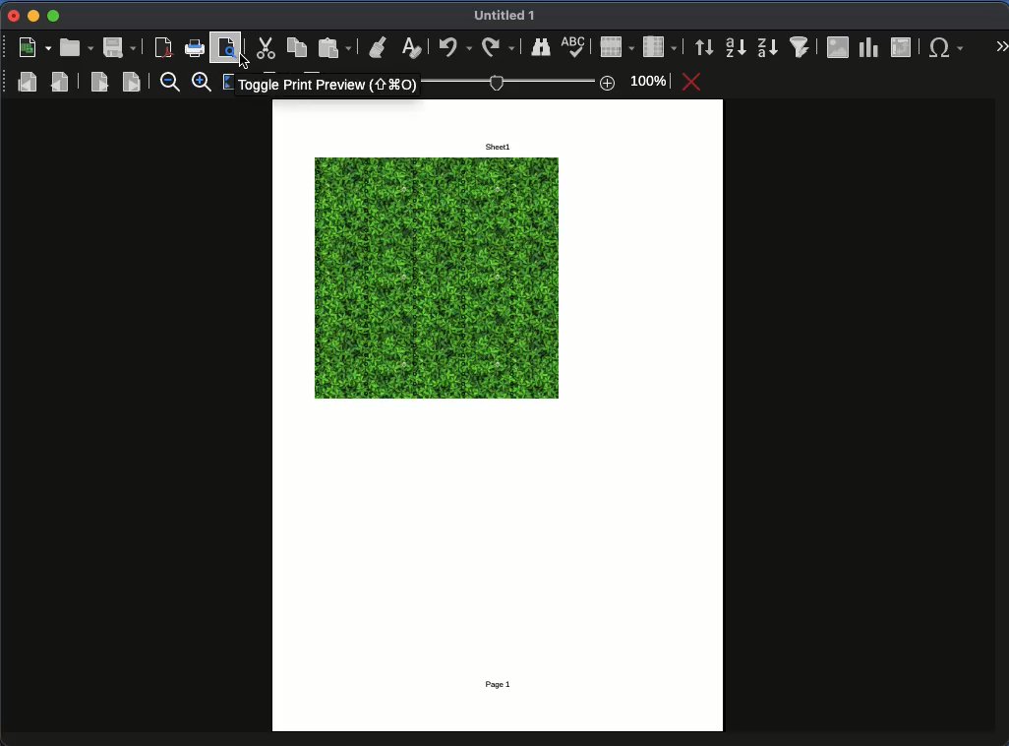 The height and width of the screenshot is (746, 1009). What do you see at coordinates (195, 48) in the screenshot?
I see `print` at bounding box center [195, 48].